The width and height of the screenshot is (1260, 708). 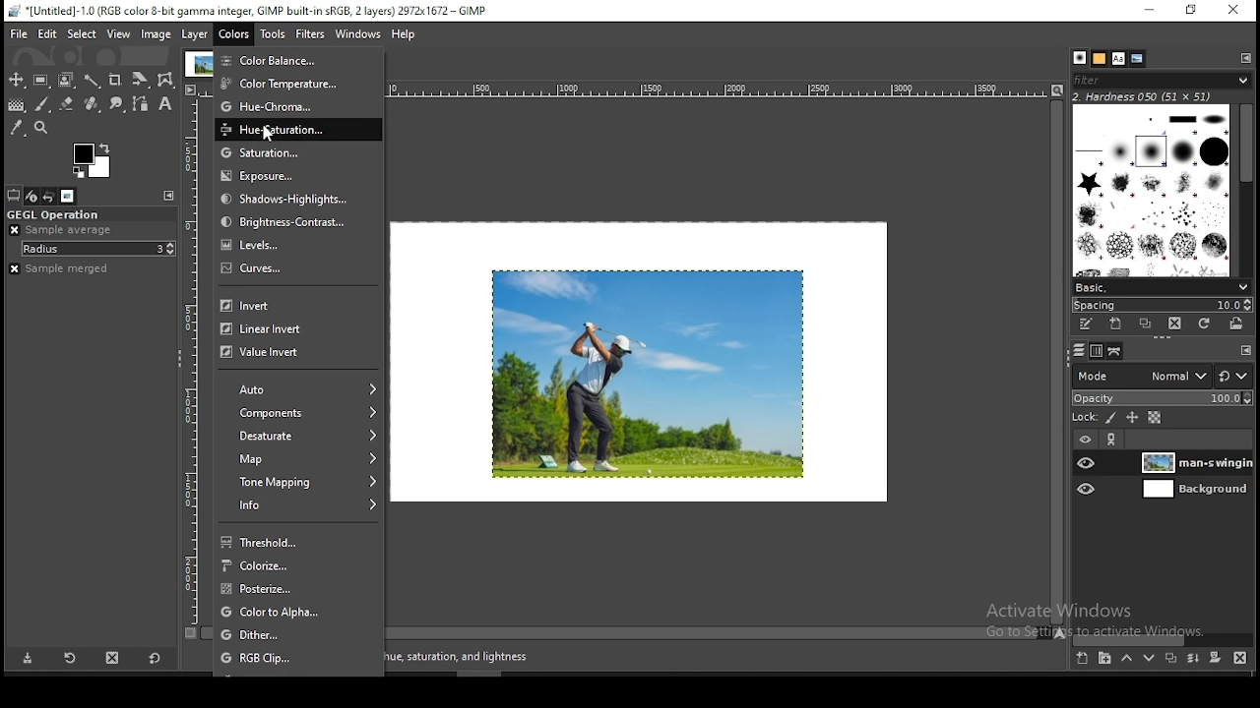 What do you see at coordinates (67, 104) in the screenshot?
I see `eraser tool` at bounding box center [67, 104].